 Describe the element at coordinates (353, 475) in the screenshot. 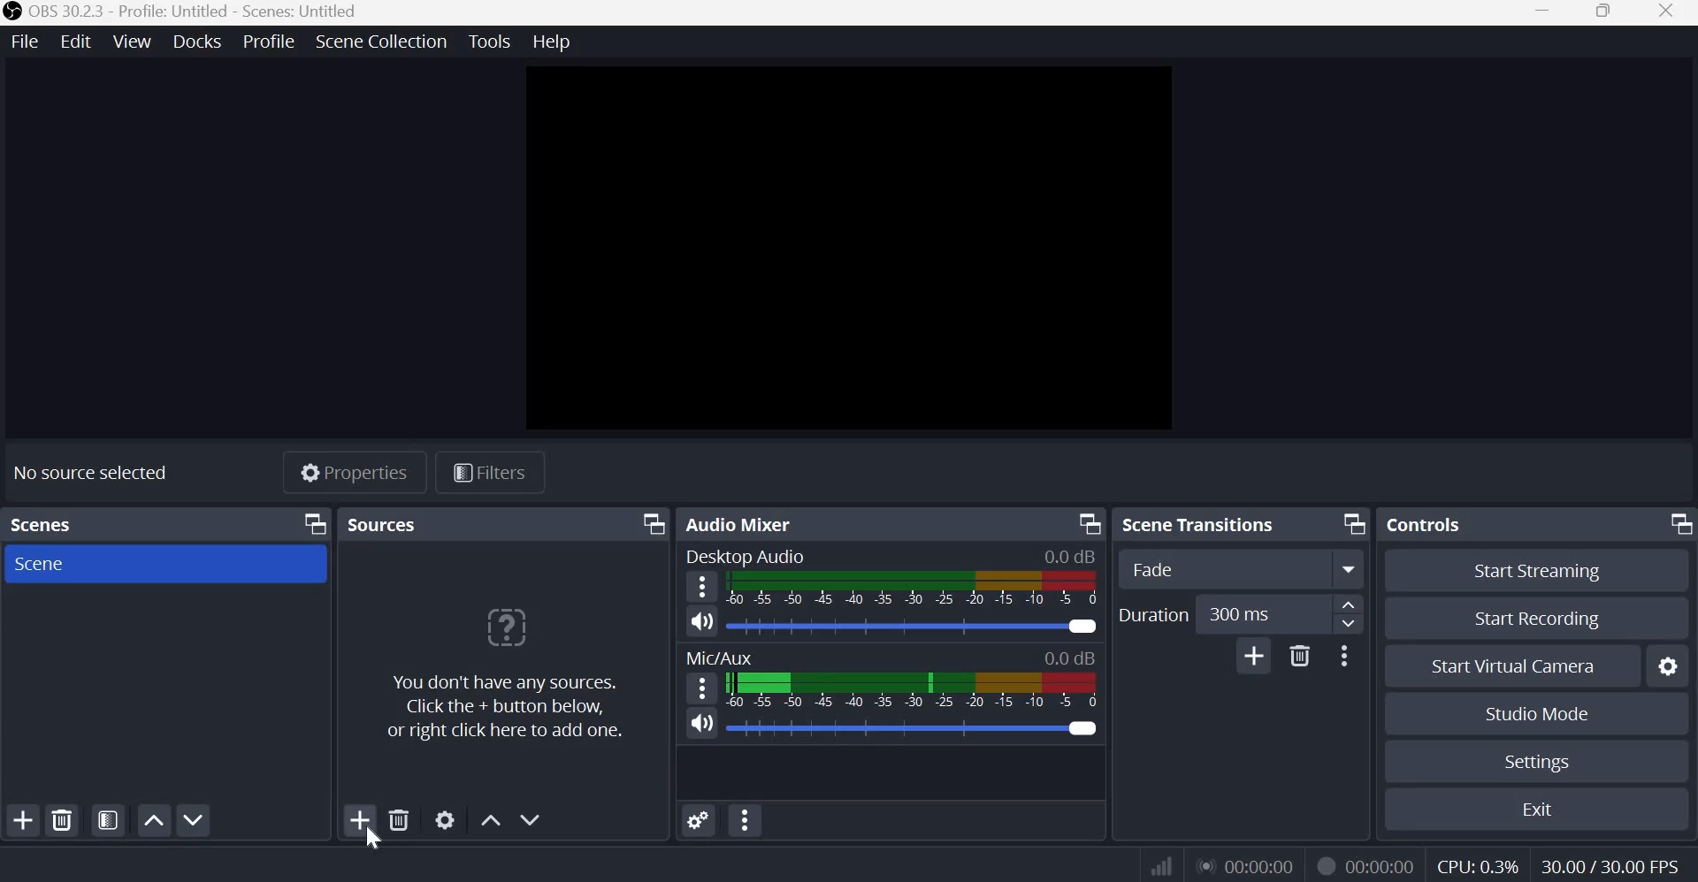

I see `Properties` at that location.